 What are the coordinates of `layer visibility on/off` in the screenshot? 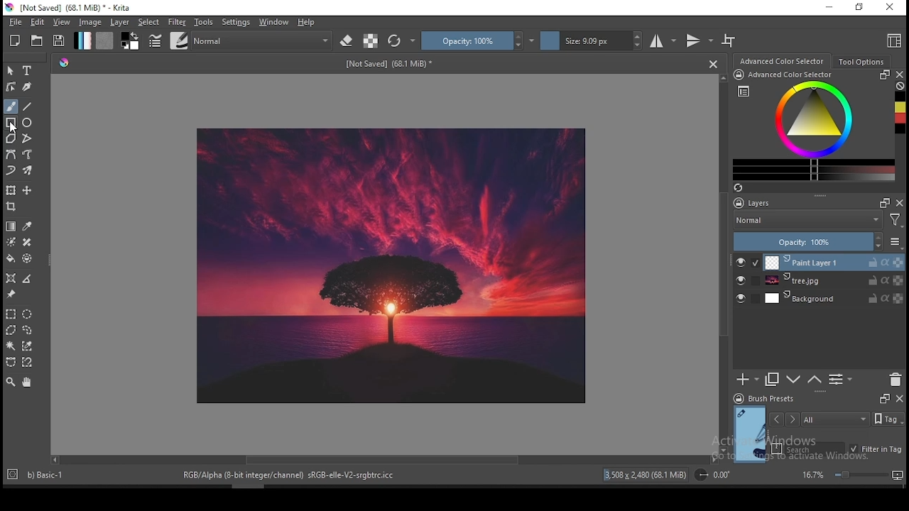 It's located at (741, 280).